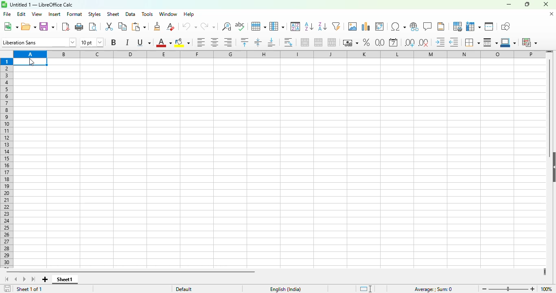 This screenshot has width=556, height=293. What do you see at coordinates (528, 4) in the screenshot?
I see `maximize` at bounding box center [528, 4].